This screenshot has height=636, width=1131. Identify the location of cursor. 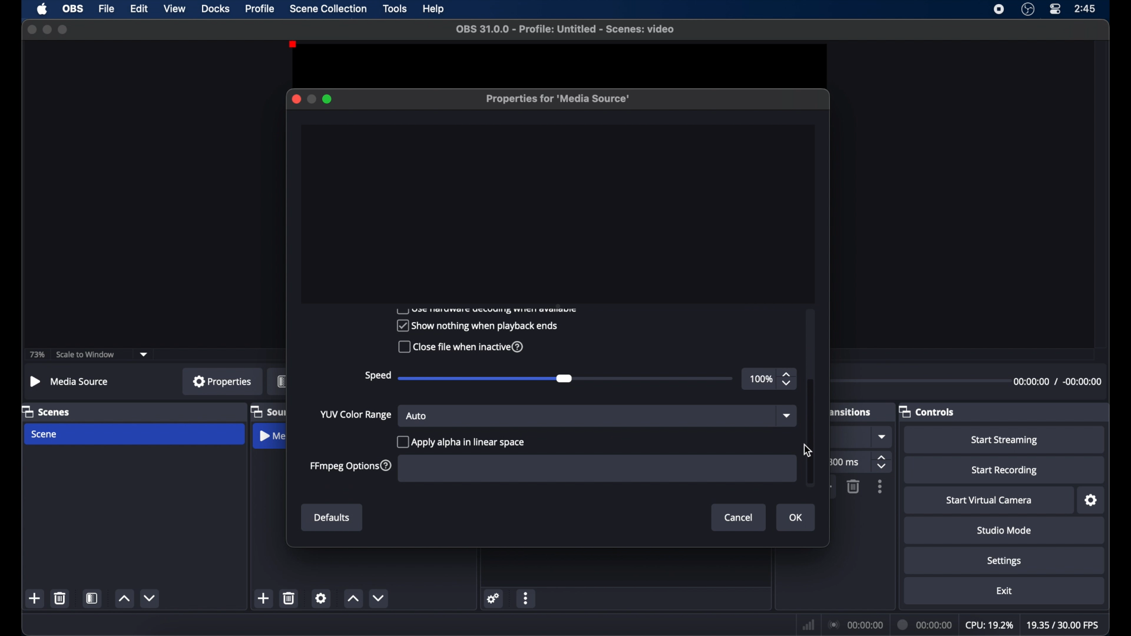
(807, 450).